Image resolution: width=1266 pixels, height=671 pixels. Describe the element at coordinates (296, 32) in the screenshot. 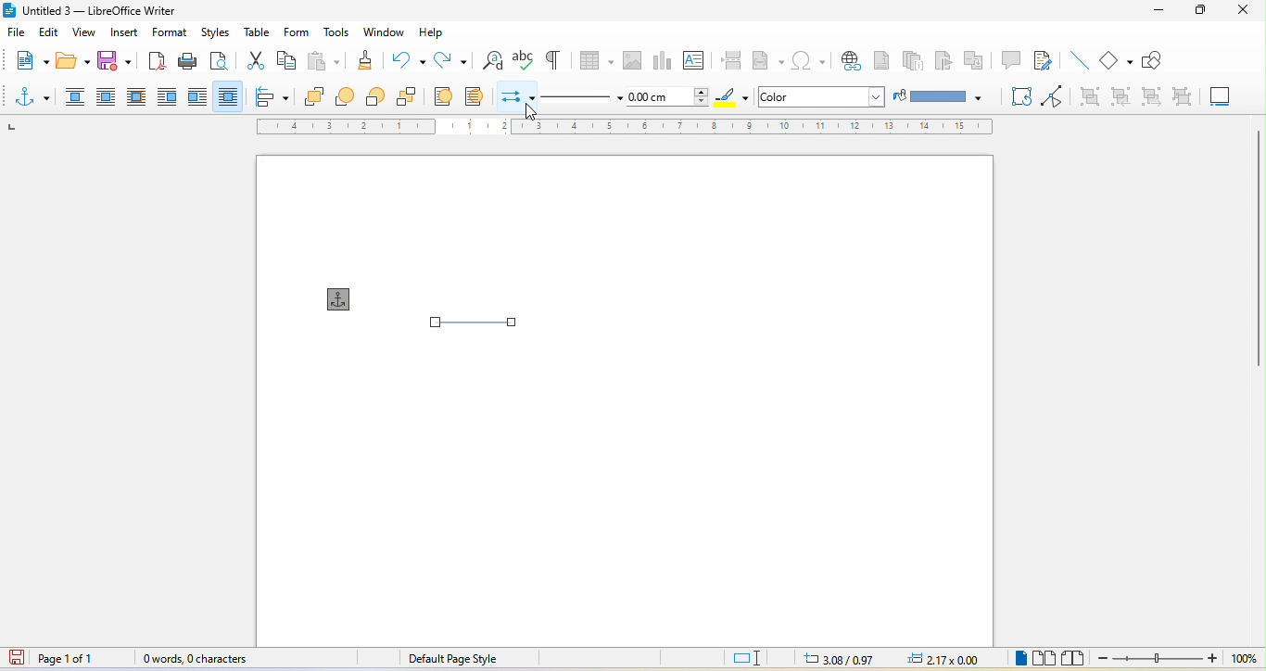

I see `form` at that location.